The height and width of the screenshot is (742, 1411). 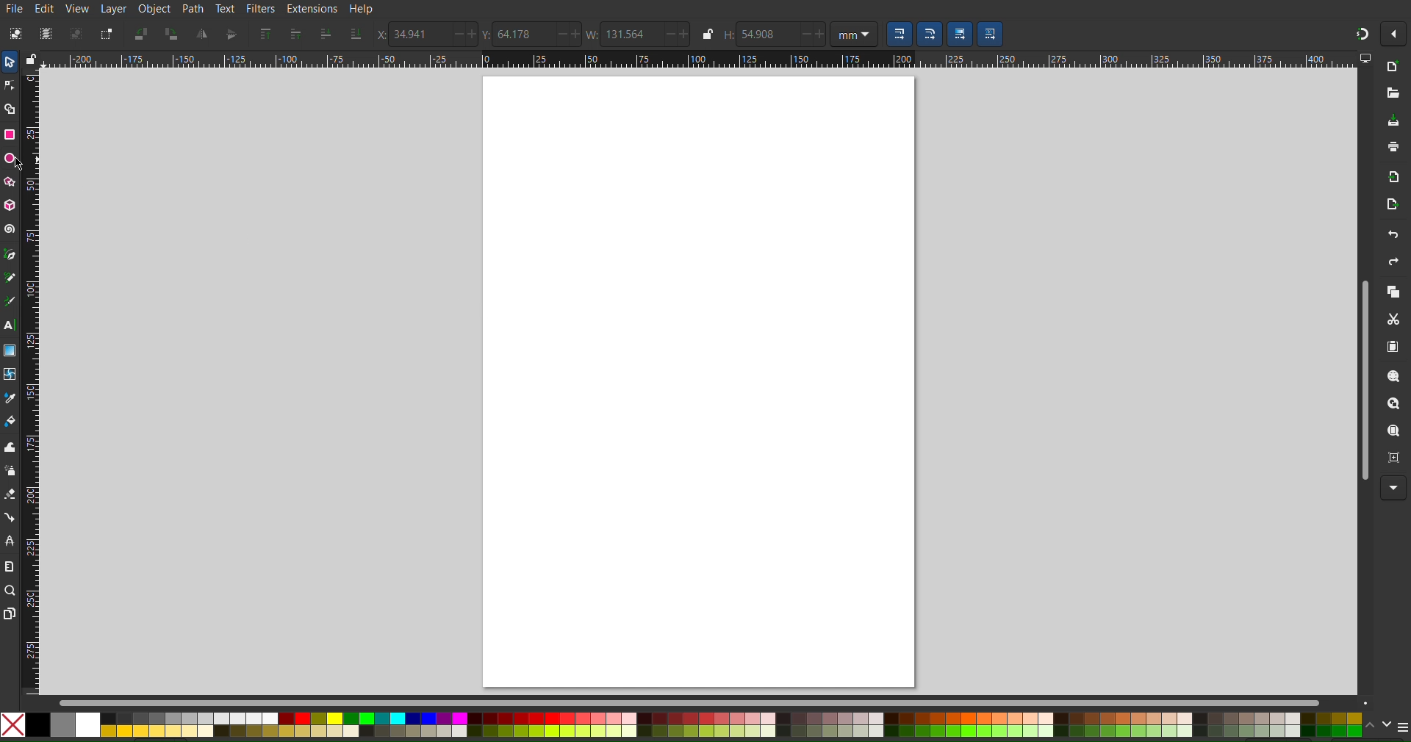 What do you see at coordinates (707, 36) in the screenshot?
I see `lock` at bounding box center [707, 36].